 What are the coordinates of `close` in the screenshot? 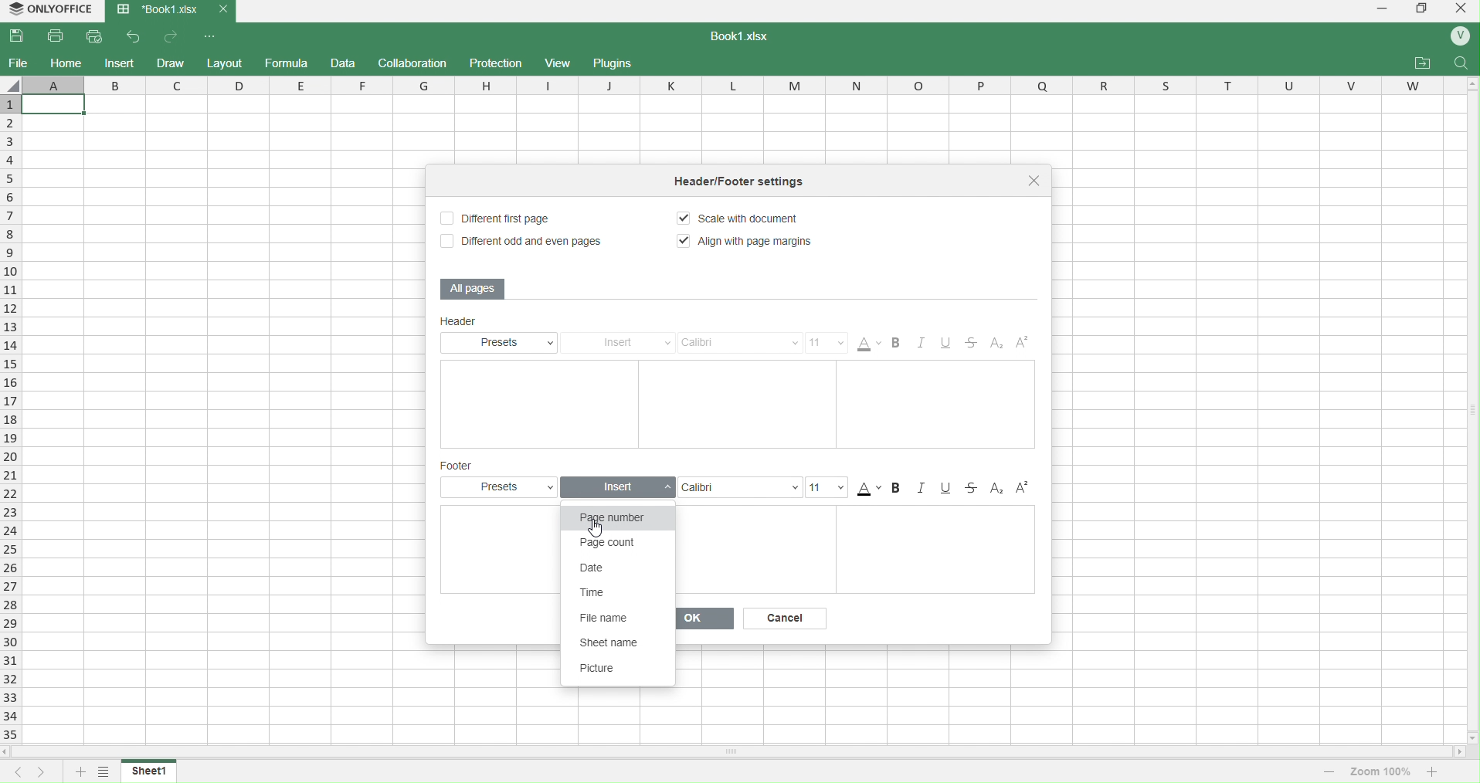 It's located at (1037, 181).